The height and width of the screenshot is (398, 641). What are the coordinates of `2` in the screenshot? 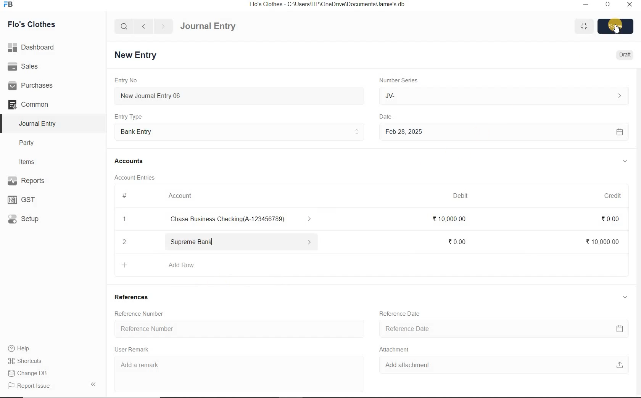 It's located at (126, 242).